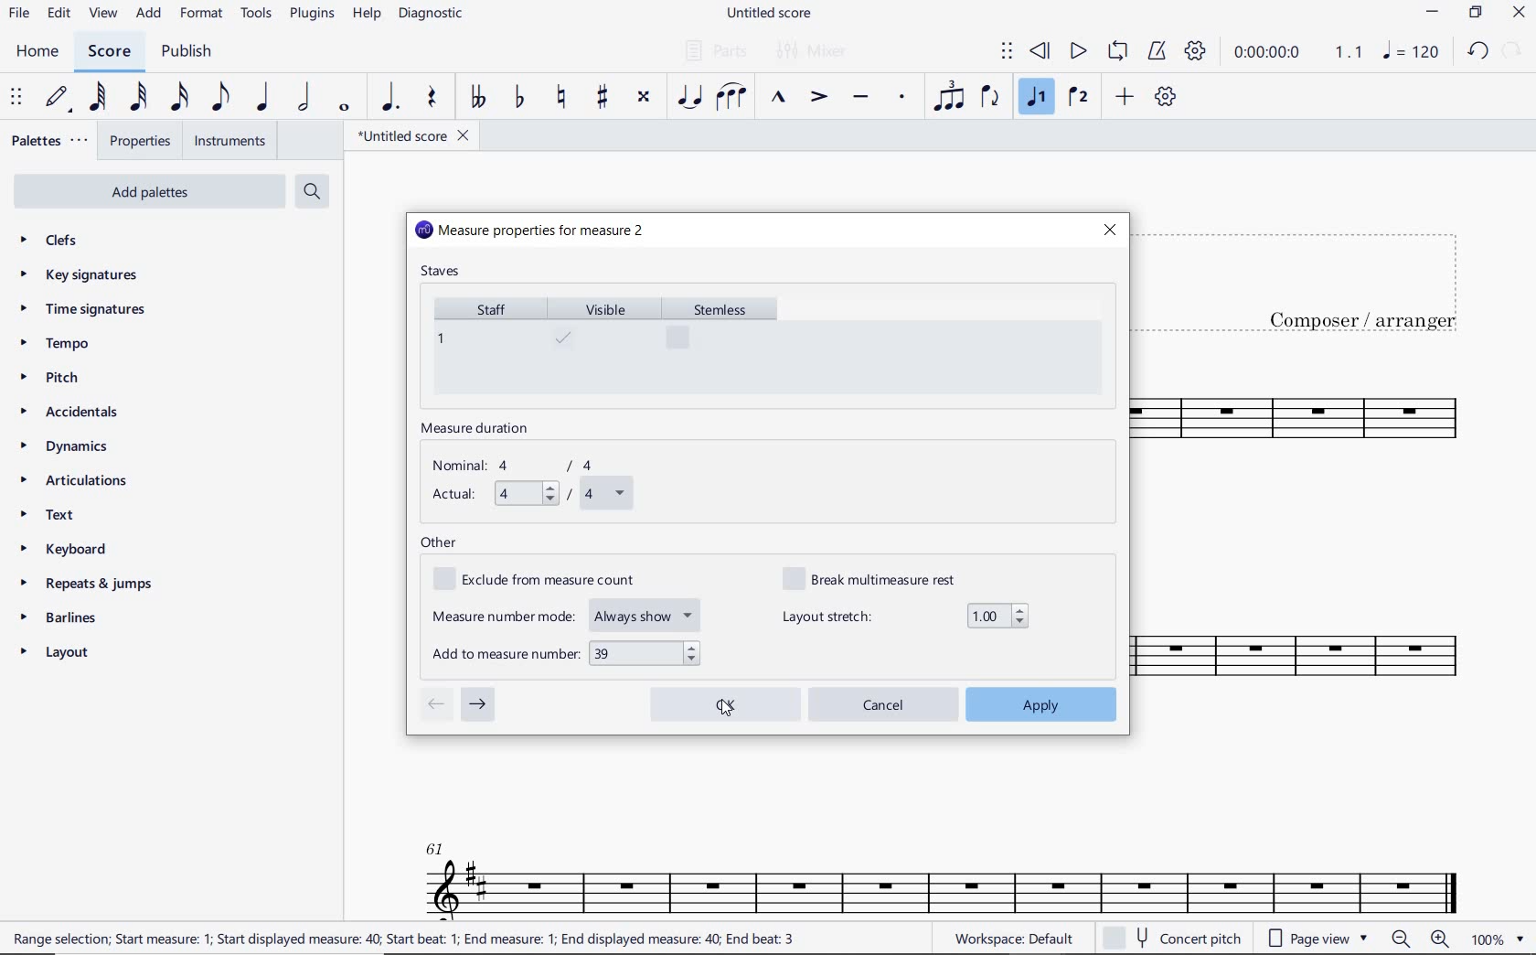 Image resolution: width=1536 pixels, height=955 pixels. What do you see at coordinates (443, 273) in the screenshot?
I see `staves` at bounding box center [443, 273].